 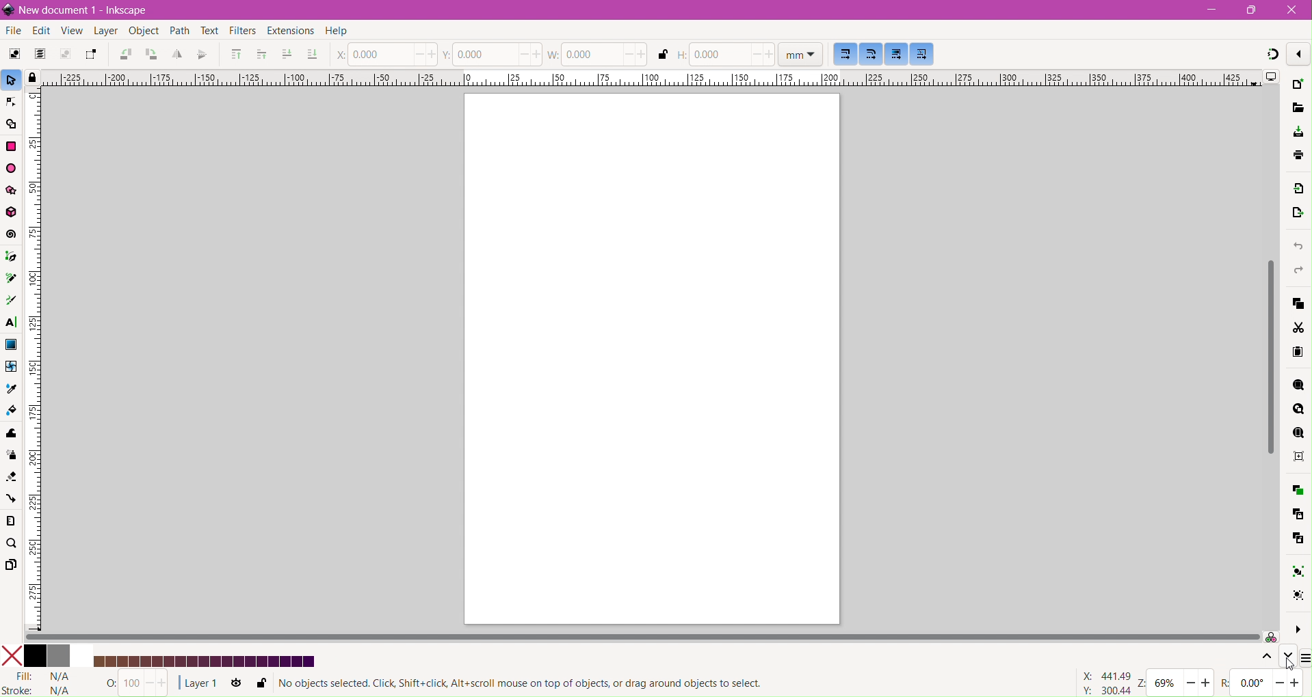 I want to click on Select All in All Layers, so click(x=39, y=55).